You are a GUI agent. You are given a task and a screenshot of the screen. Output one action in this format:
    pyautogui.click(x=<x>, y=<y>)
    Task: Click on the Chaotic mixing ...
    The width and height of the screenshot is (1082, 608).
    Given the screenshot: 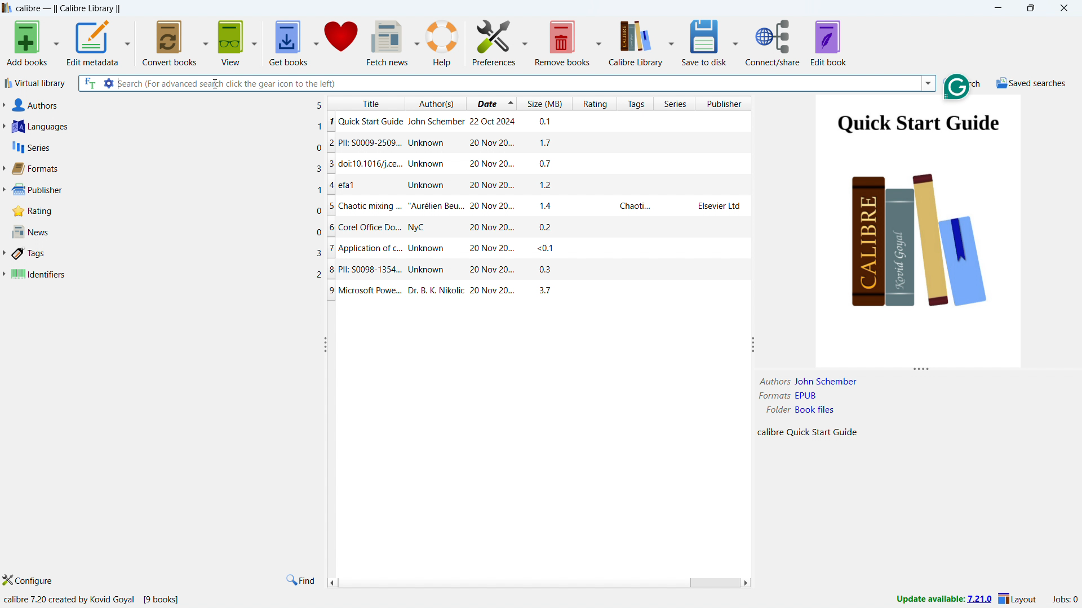 What is the action you would take?
    pyautogui.click(x=538, y=207)
    